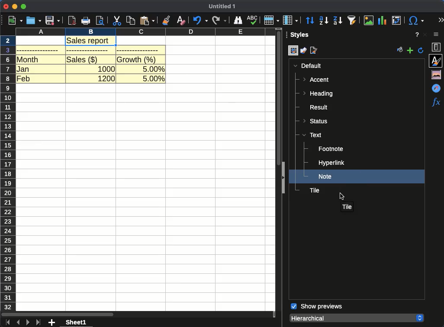 This screenshot has height=327, width=444. Describe the element at coordinates (438, 48) in the screenshot. I see `properties` at that location.